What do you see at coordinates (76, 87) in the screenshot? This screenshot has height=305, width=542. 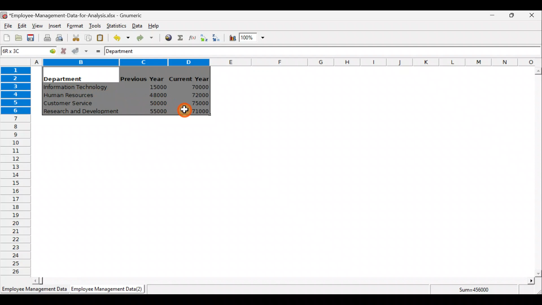 I see `Information Technology` at bounding box center [76, 87].